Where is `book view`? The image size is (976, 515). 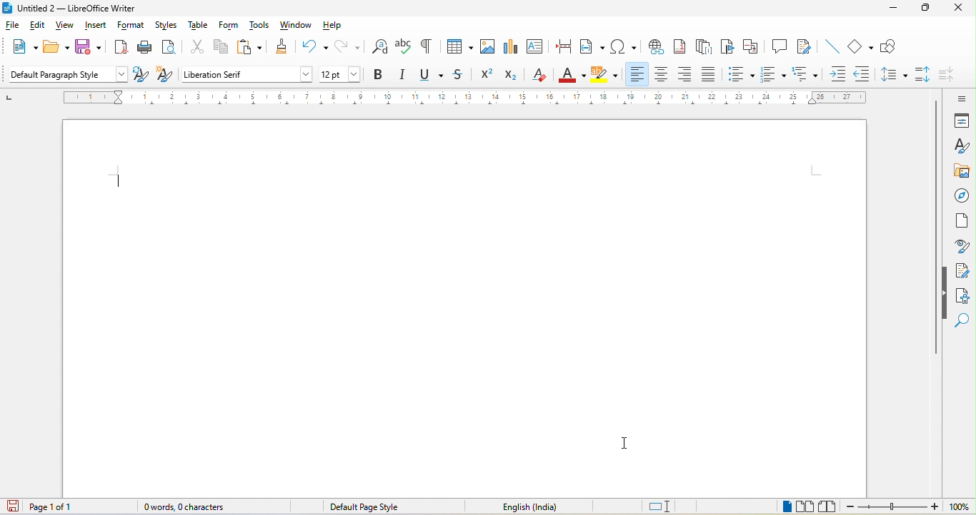 book view is located at coordinates (830, 506).